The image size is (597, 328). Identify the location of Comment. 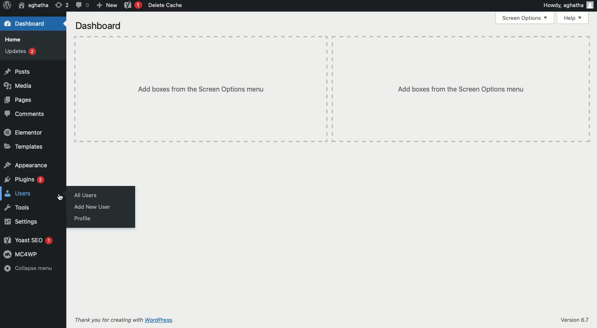
(82, 5).